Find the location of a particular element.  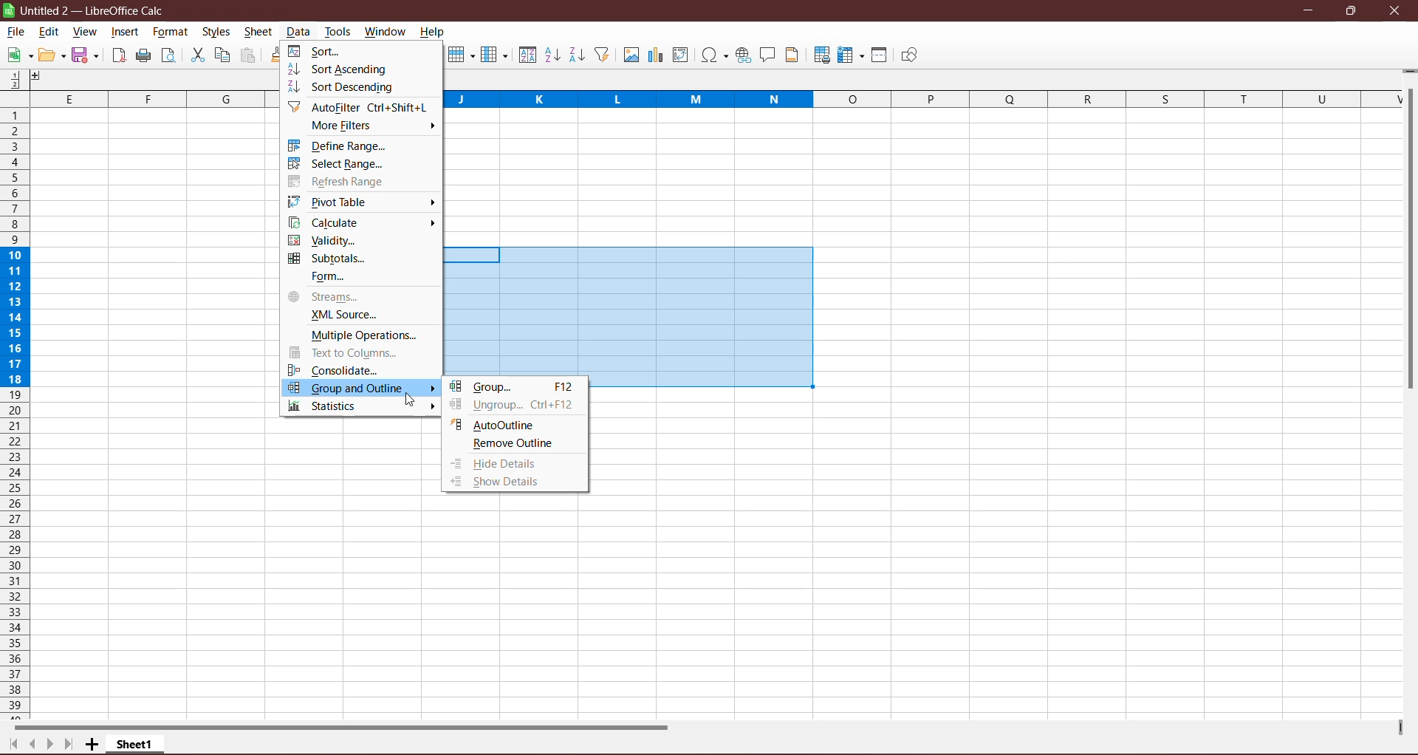

Insert Image is located at coordinates (630, 55).